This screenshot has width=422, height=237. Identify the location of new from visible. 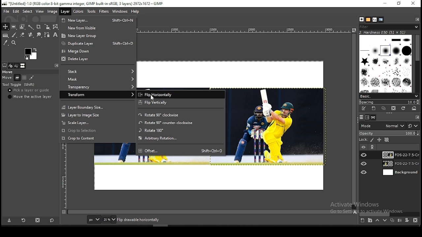
(99, 28).